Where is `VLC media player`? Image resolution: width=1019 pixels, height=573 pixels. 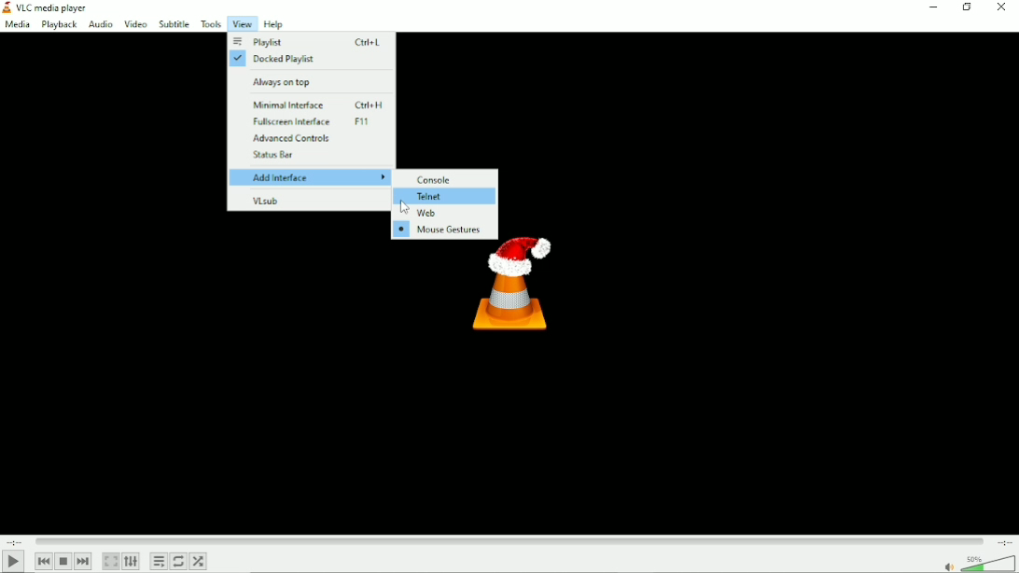
VLC media player is located at coordinates (52, 8).